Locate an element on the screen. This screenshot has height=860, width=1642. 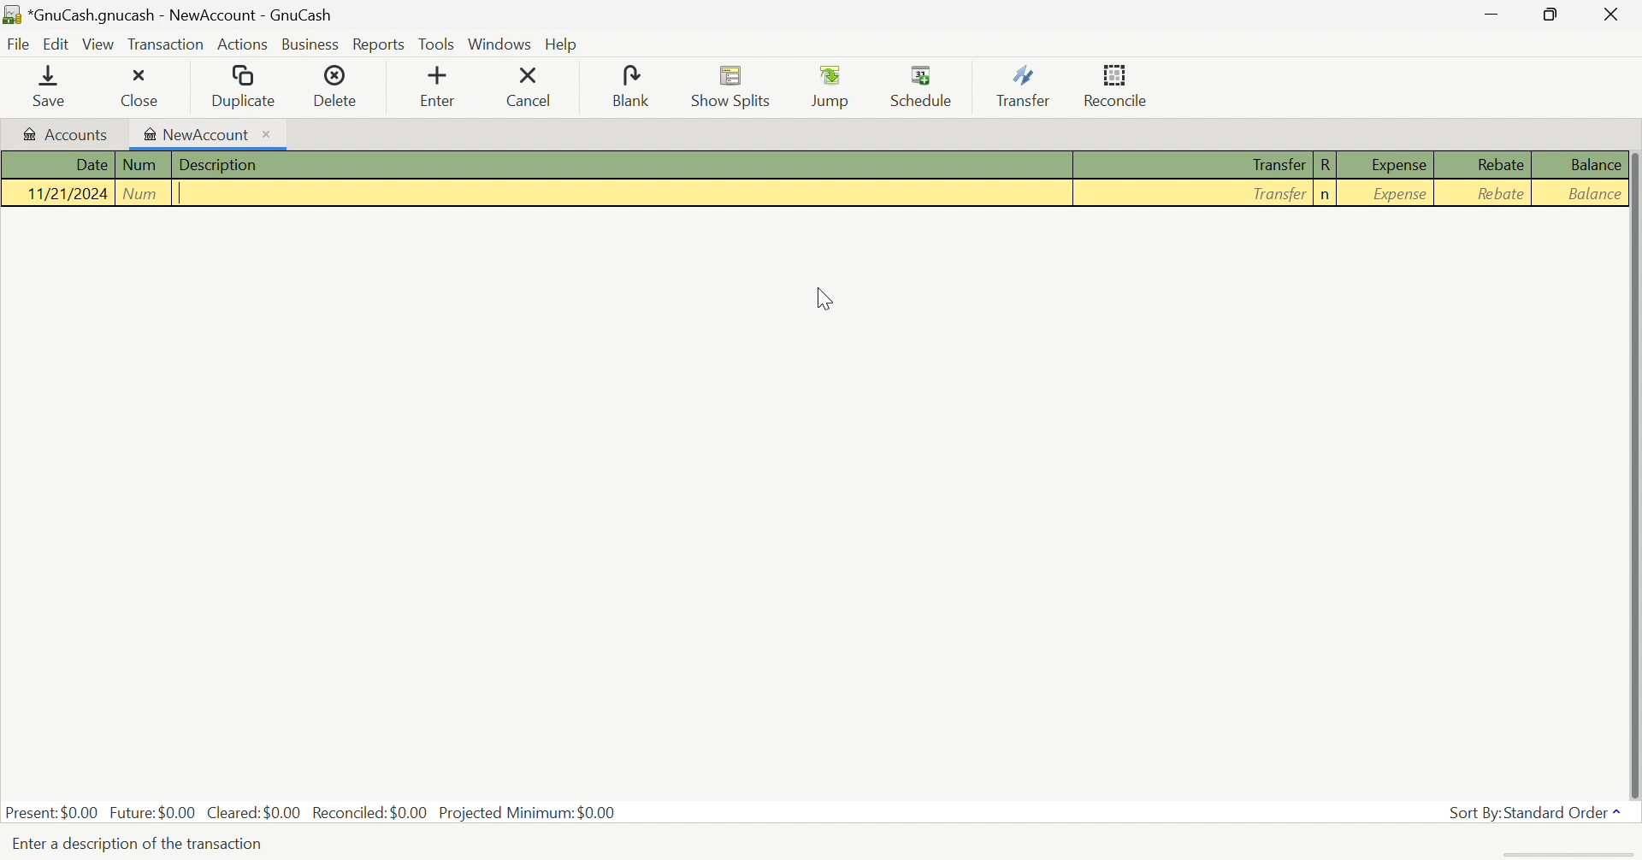
Transfer is located at coordinates (1277, 166).